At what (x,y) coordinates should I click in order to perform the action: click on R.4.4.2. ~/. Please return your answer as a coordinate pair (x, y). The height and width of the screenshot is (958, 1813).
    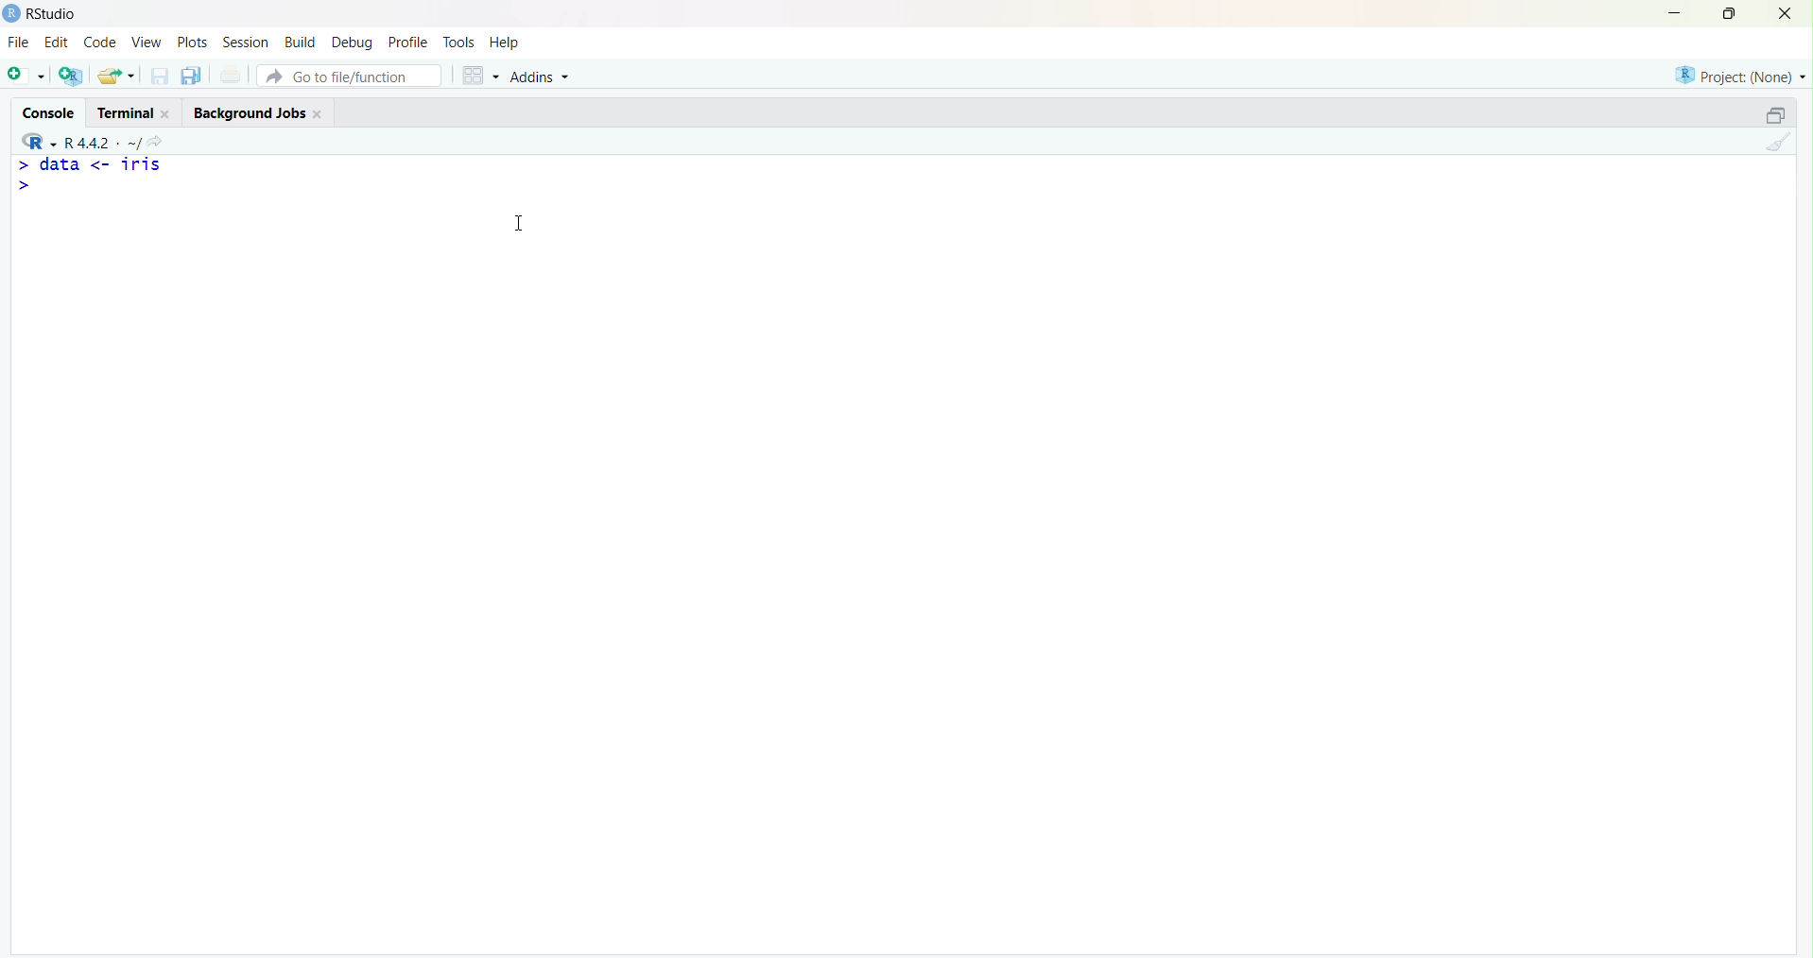
    Looking at the image, I should click on (104, 140).